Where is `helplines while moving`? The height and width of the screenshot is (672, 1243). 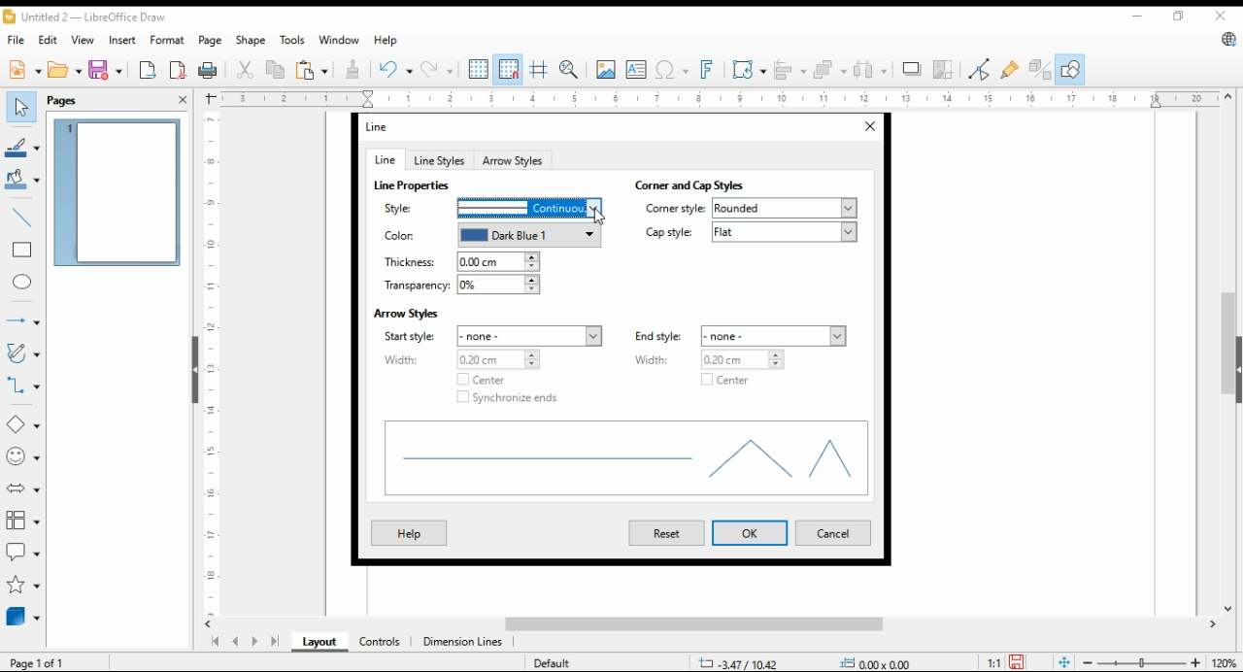
helplines while moving is located at coordinates (541, 69).